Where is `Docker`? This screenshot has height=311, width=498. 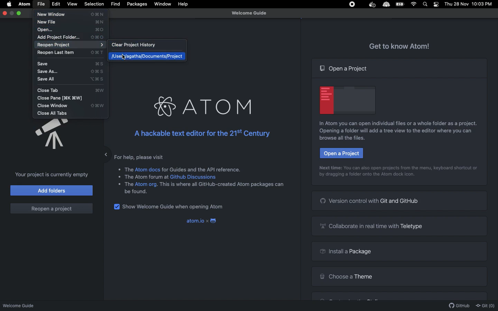
Docker is located at coordinates (371, 5).